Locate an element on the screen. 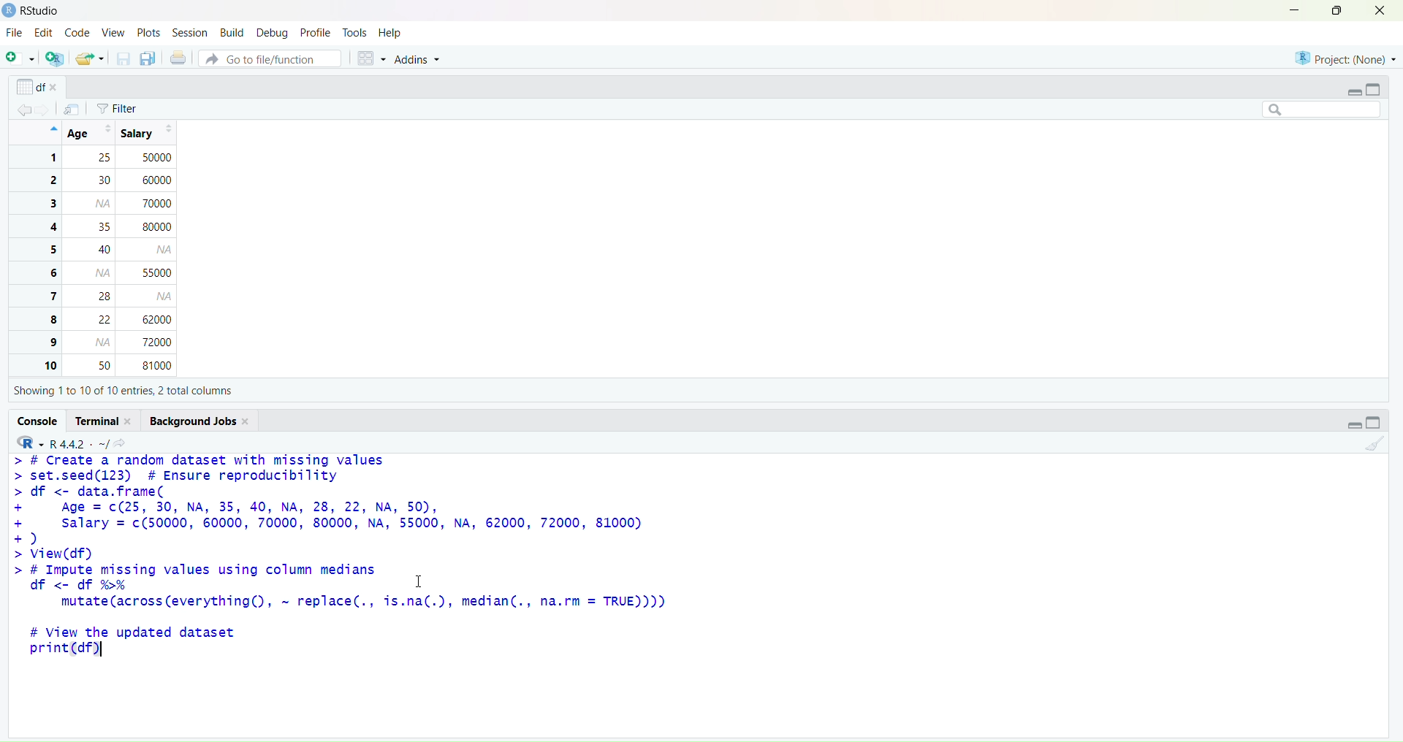  collapse is located at coordinates (1379, 424).